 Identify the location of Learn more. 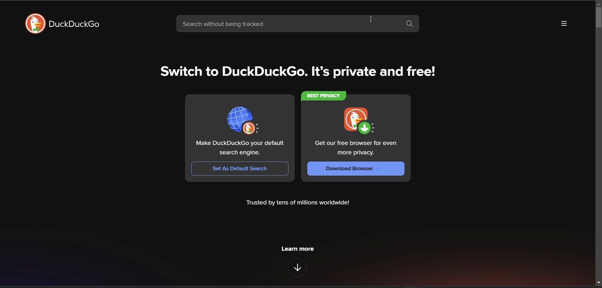
(297, 267).